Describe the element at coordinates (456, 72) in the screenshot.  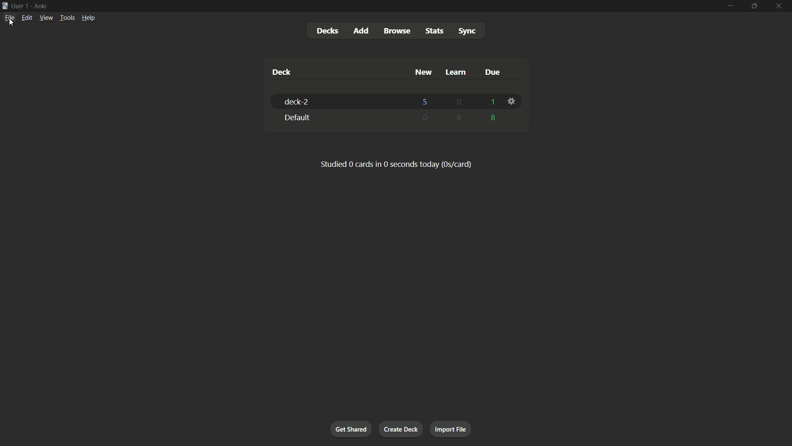
I see `Learn` at that location.